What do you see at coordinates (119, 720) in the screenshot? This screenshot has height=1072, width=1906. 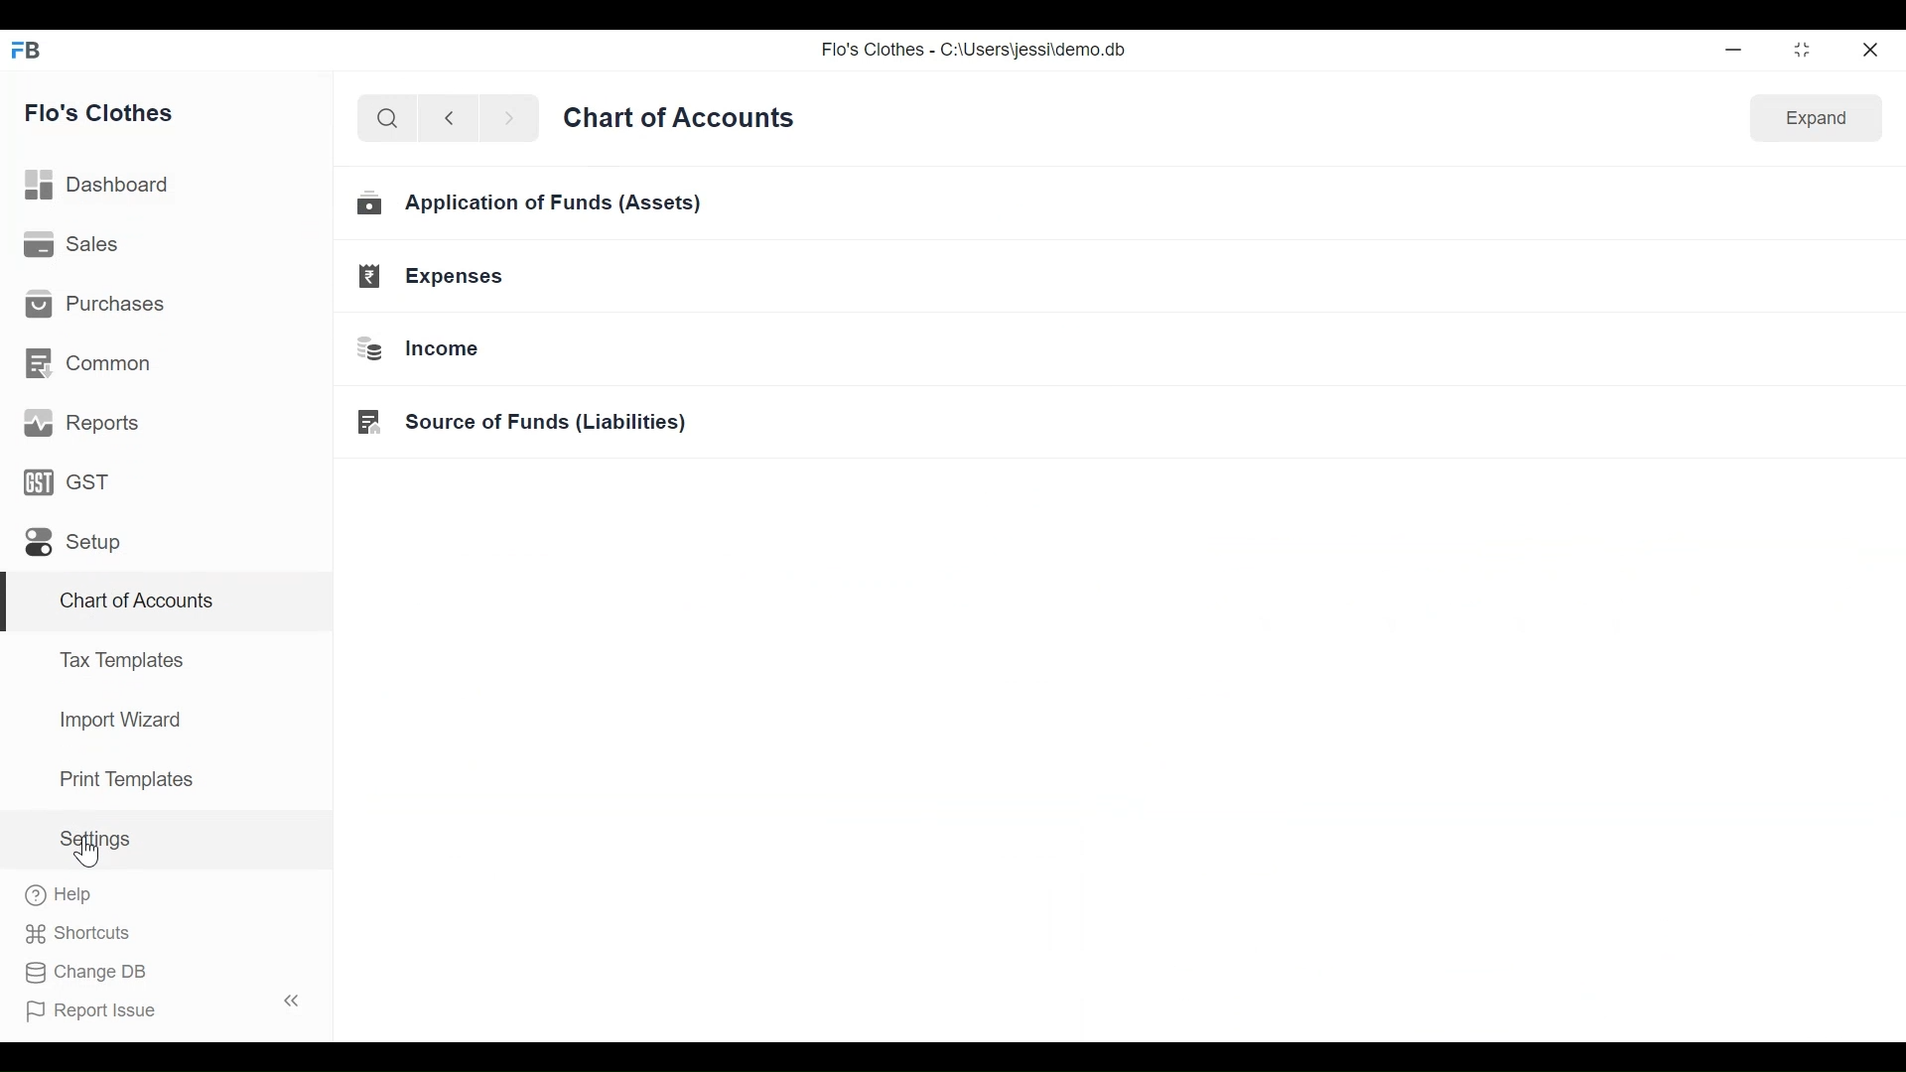 I see `import wizard` at bounding box center [119, 720].